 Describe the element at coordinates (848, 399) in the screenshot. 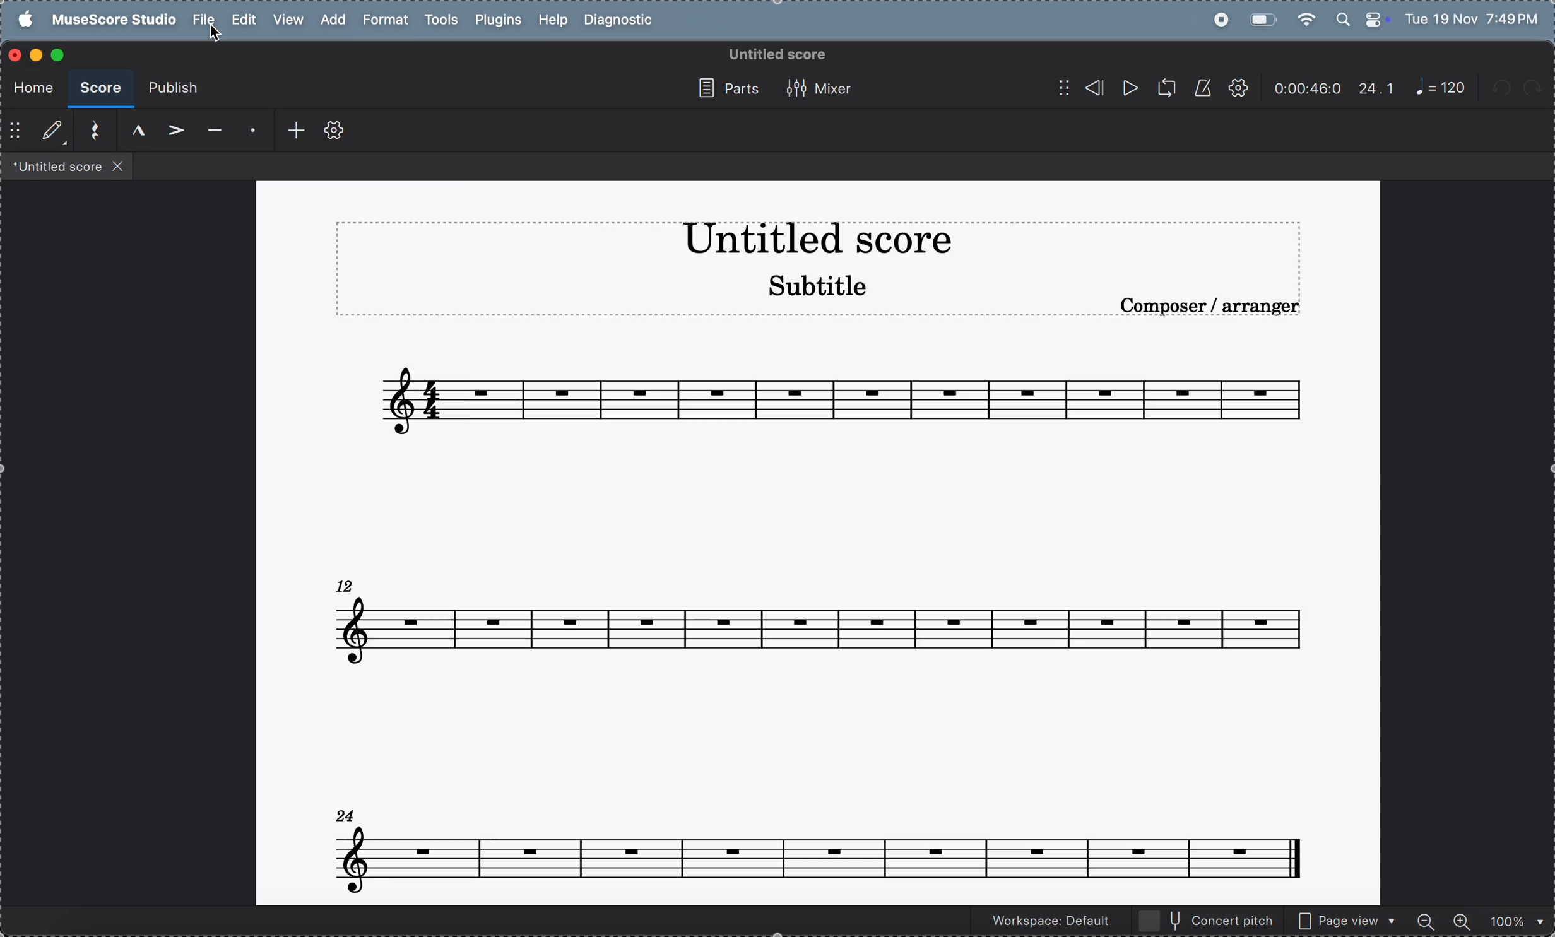

I see `notes` at that location.